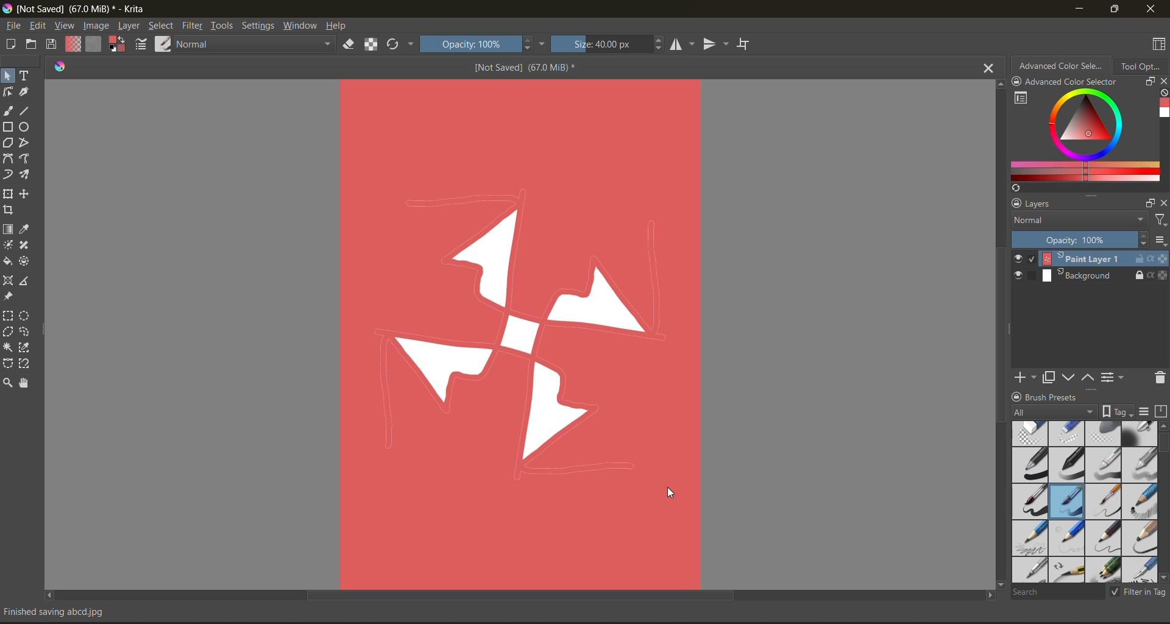 The width and height of the screenshot is (1170, 624). I want to click on search, so click(1058, 592).